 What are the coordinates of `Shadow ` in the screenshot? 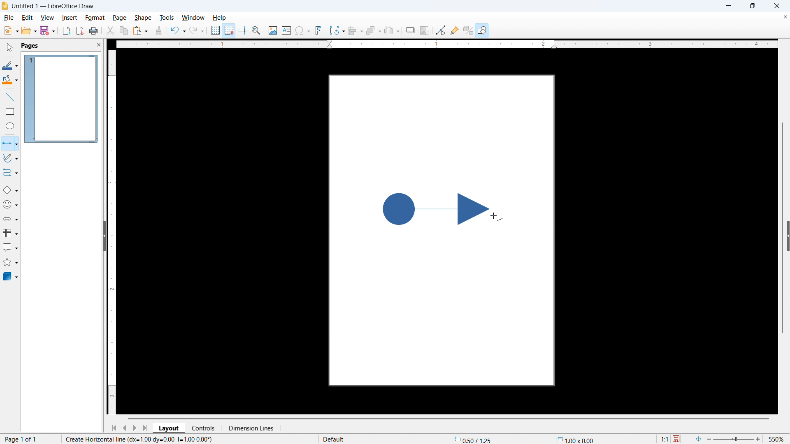 It's located at (410, 30).